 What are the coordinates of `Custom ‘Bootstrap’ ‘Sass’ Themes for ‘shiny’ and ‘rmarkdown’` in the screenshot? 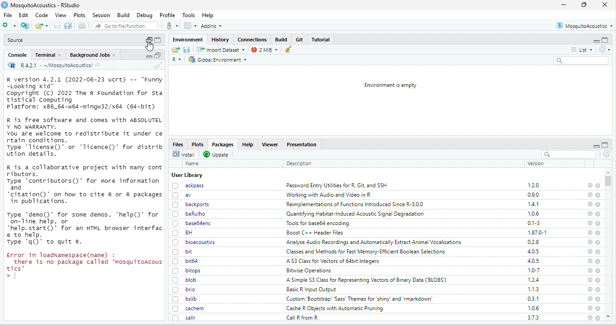 It's located at (361, 298).